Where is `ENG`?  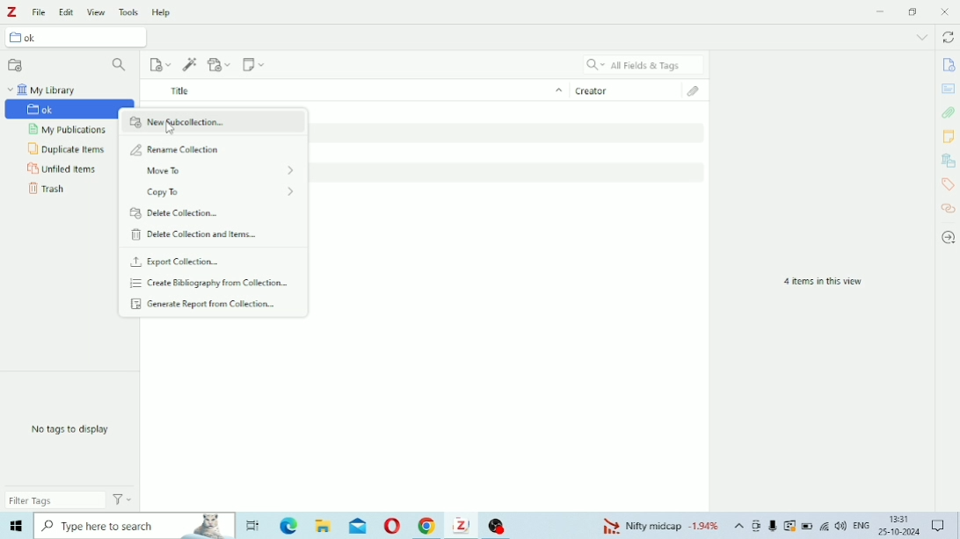 ENG is located at coordinates (861, 524).